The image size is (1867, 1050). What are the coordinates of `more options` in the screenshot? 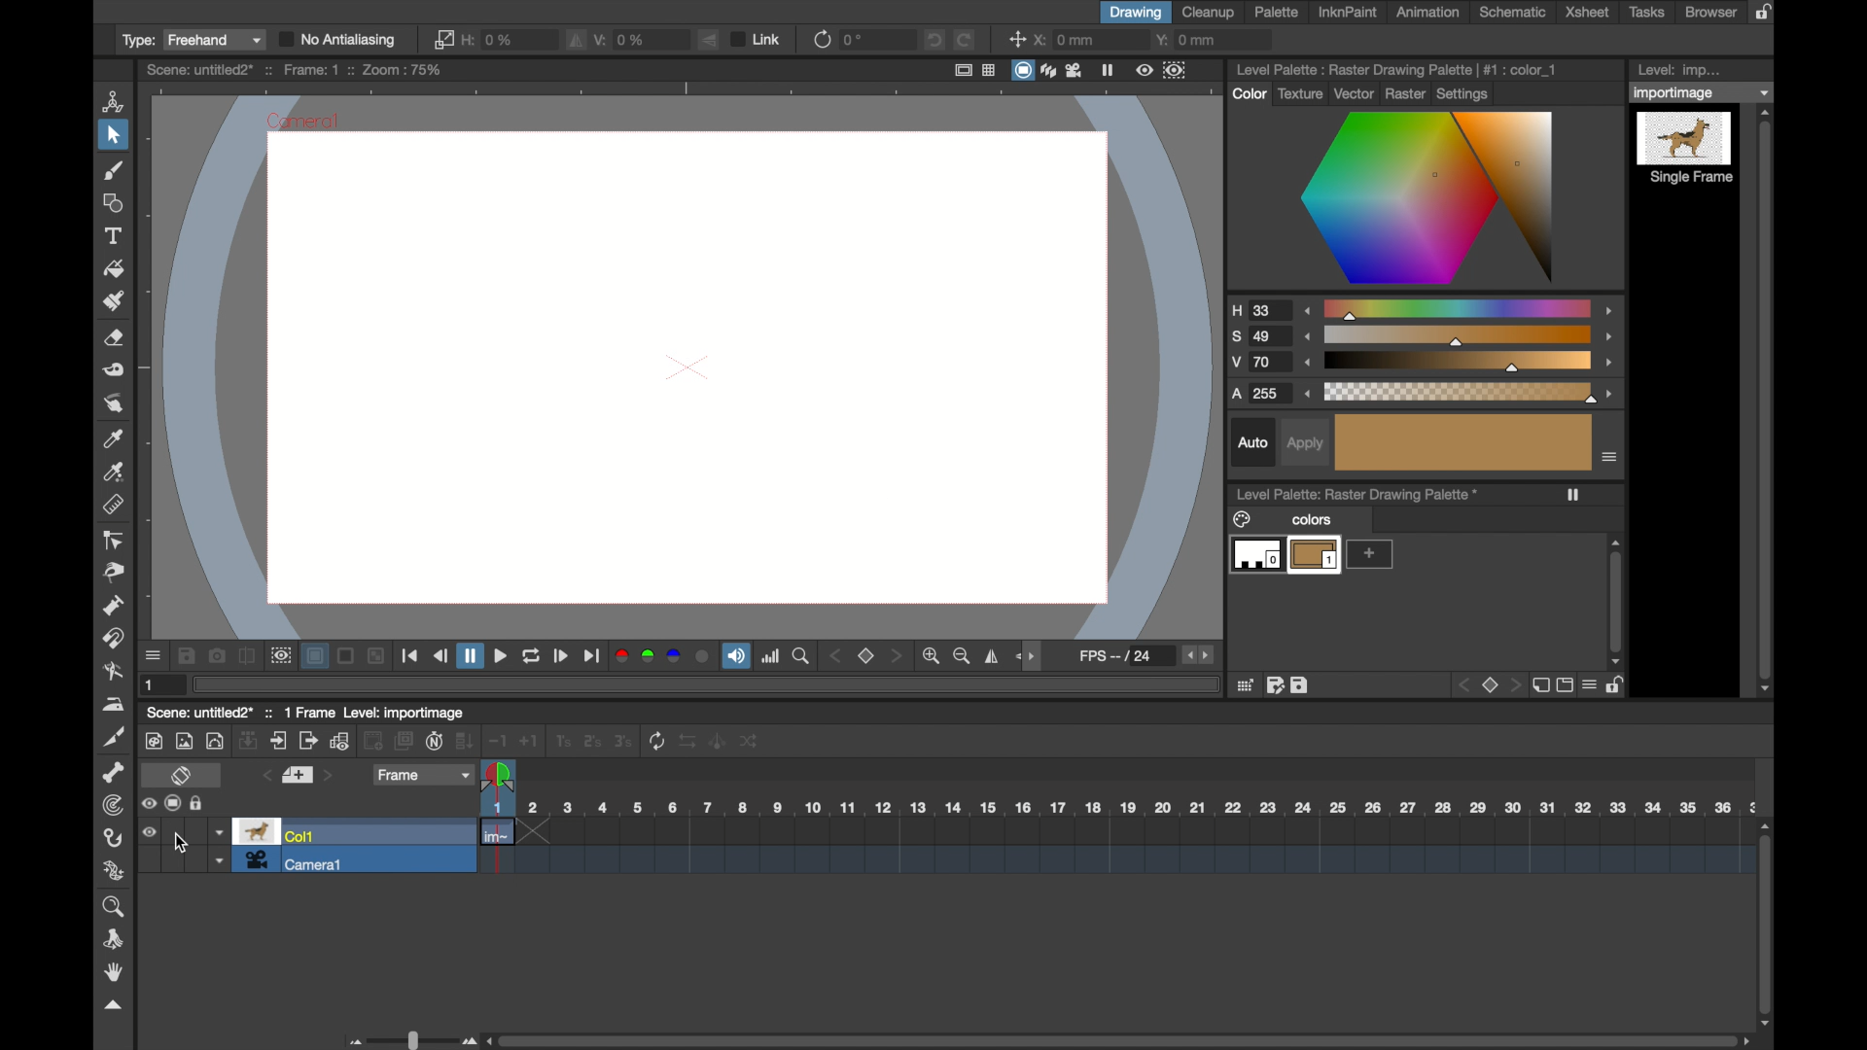 It's located at (1610, 457).